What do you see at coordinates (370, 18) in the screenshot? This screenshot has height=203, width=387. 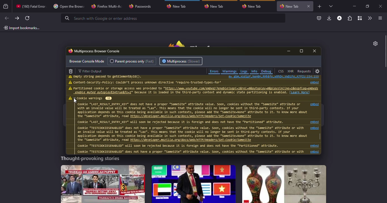 I see `more tools` at bounding box center [370, 18].